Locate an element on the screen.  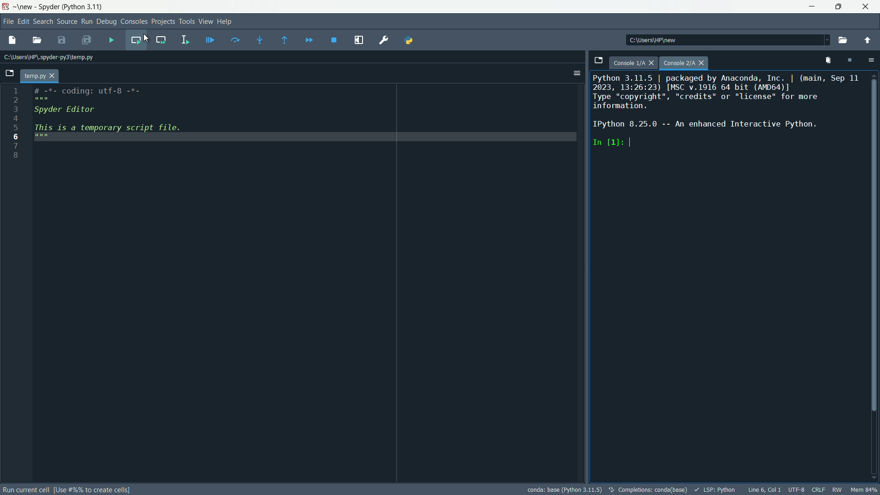
preferences is located at coordinates (381, 39).